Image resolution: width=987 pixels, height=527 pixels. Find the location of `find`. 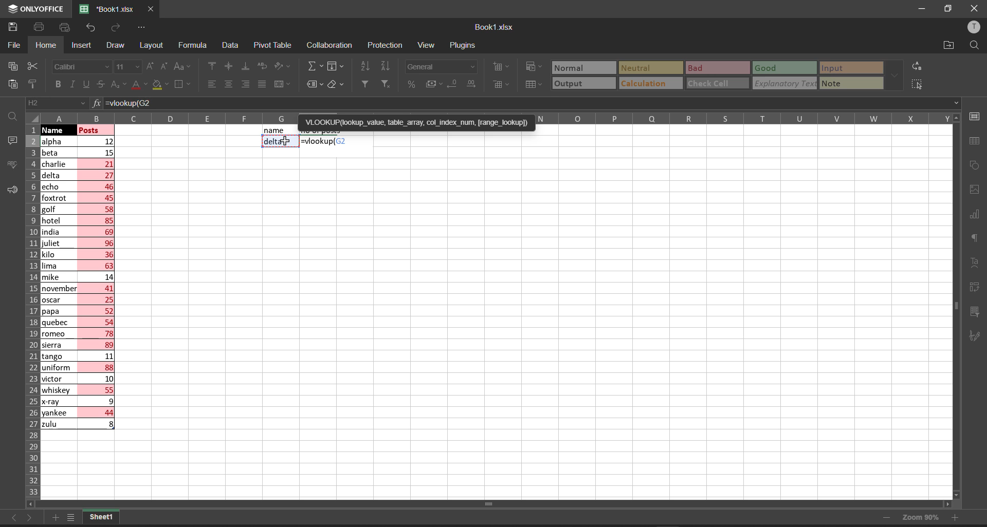

find is located at coordinates (11, 115).